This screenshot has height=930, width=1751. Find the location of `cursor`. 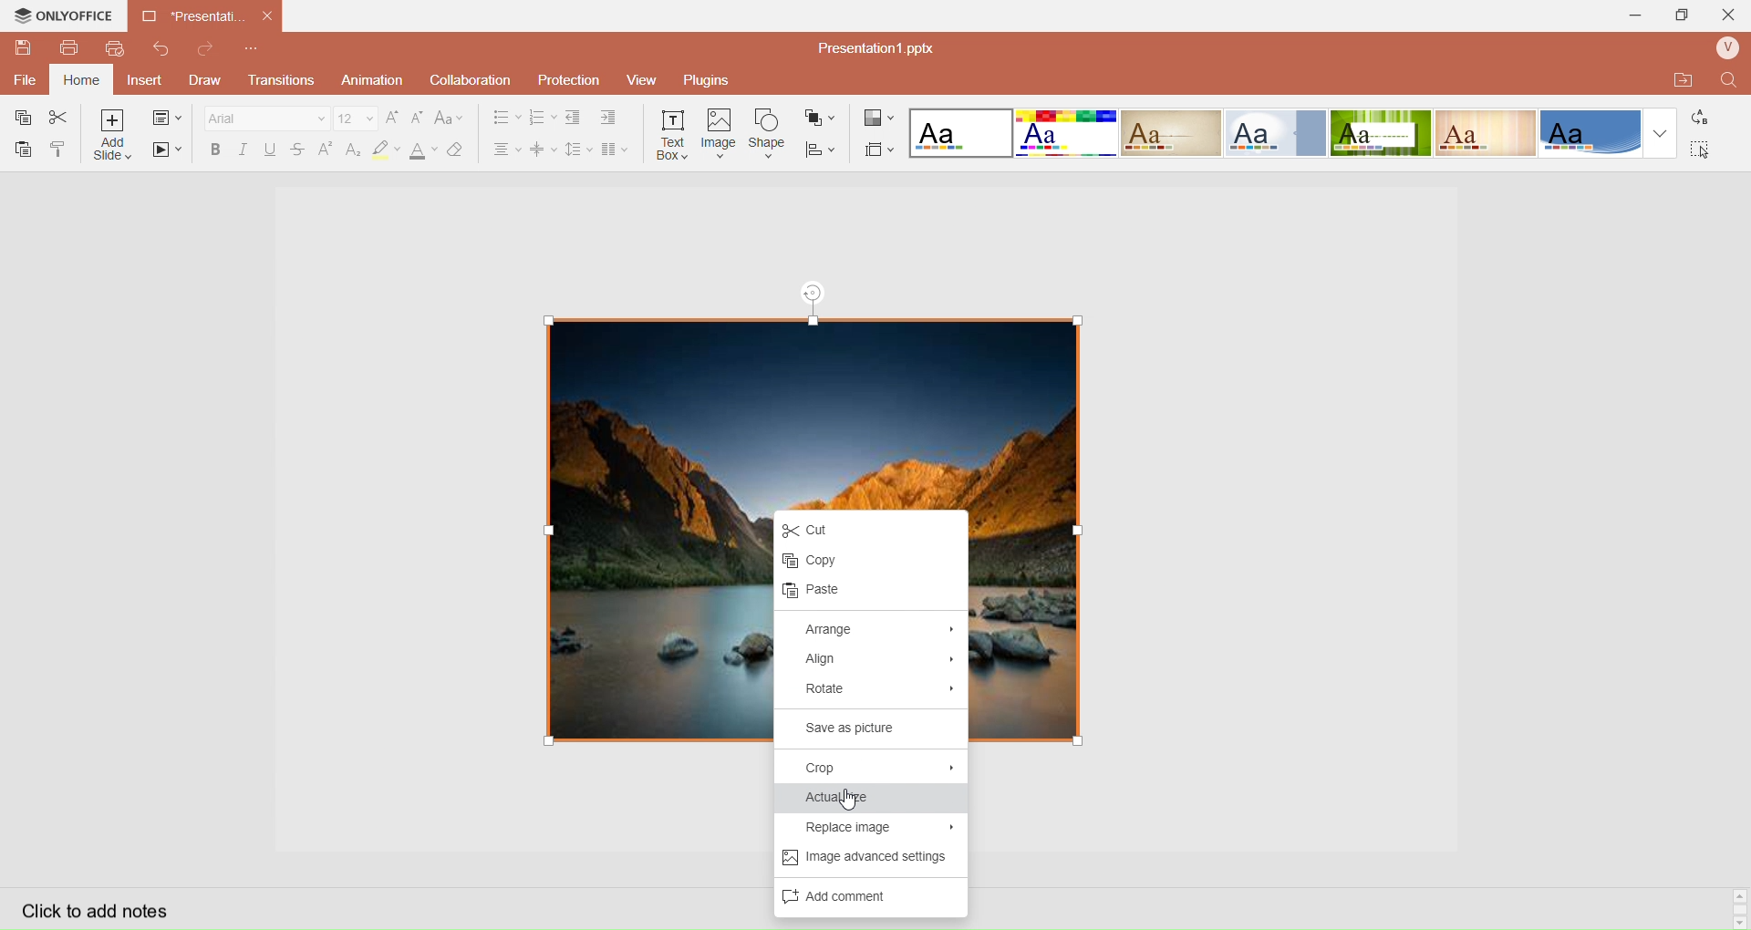

cursor is located at coordinates (848, 799).